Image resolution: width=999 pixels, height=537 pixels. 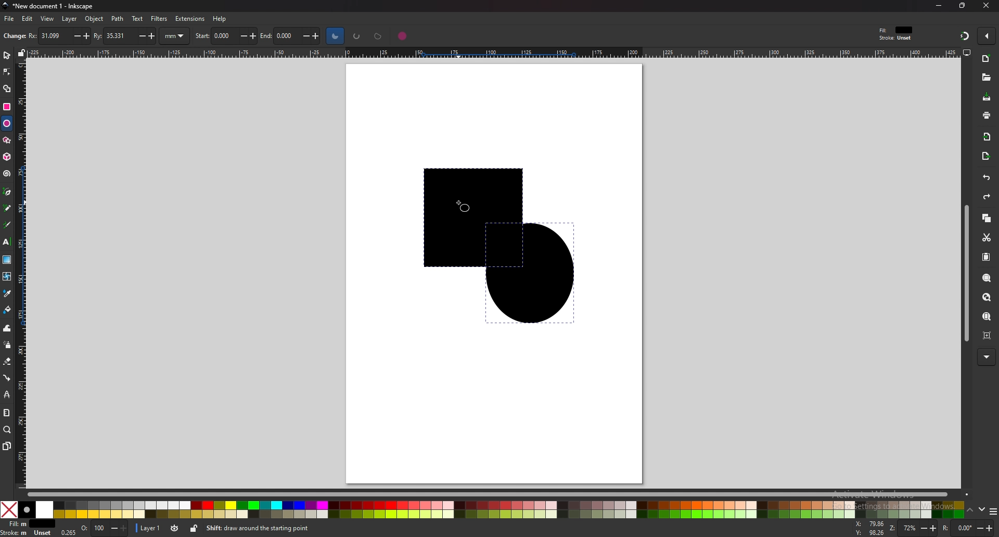 I want to click on spiral, so click(x=7, y=173).